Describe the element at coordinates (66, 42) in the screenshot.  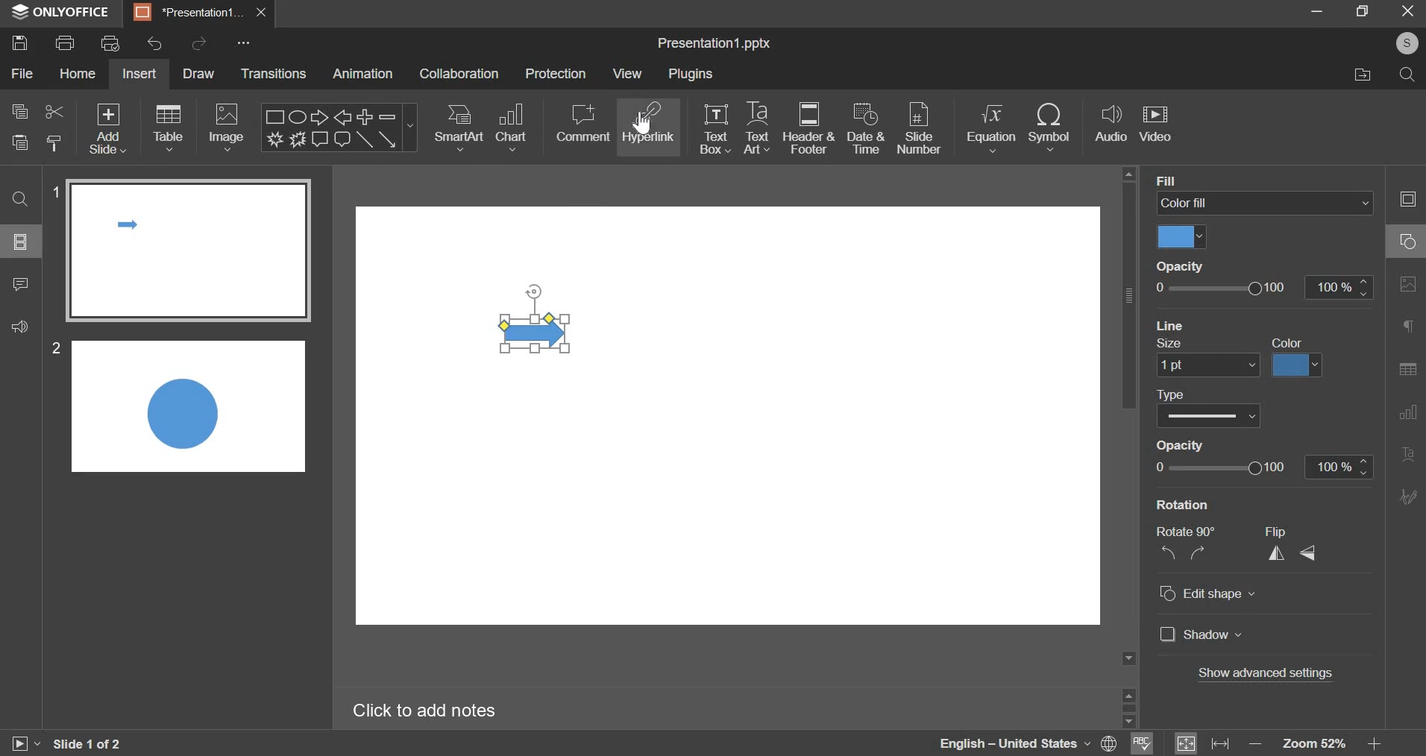
I see `print` at that location.